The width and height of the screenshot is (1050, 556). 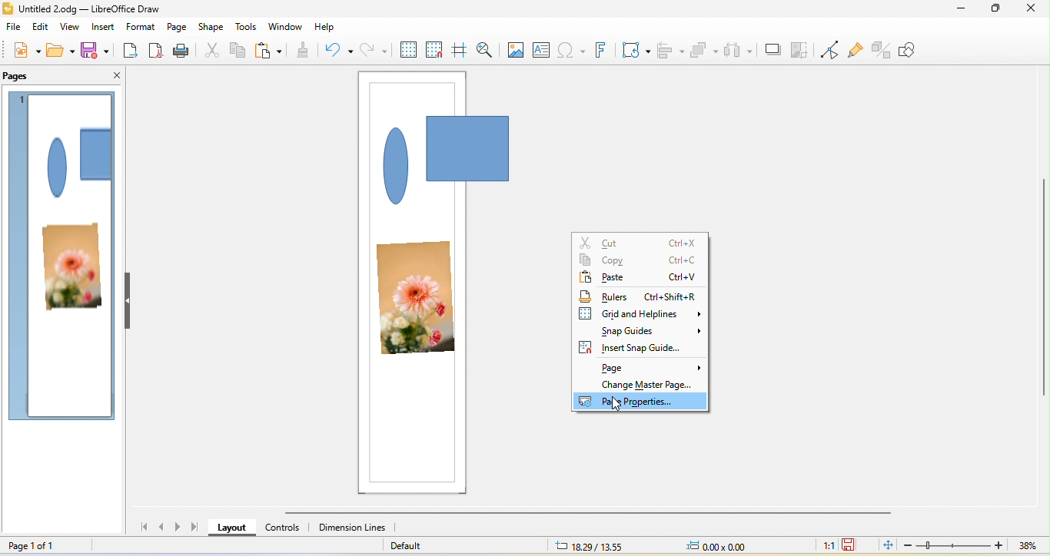 What do you see at coordinates (637, 278) in the screenshot?
I see `paste` at bounding box center [637, 278].